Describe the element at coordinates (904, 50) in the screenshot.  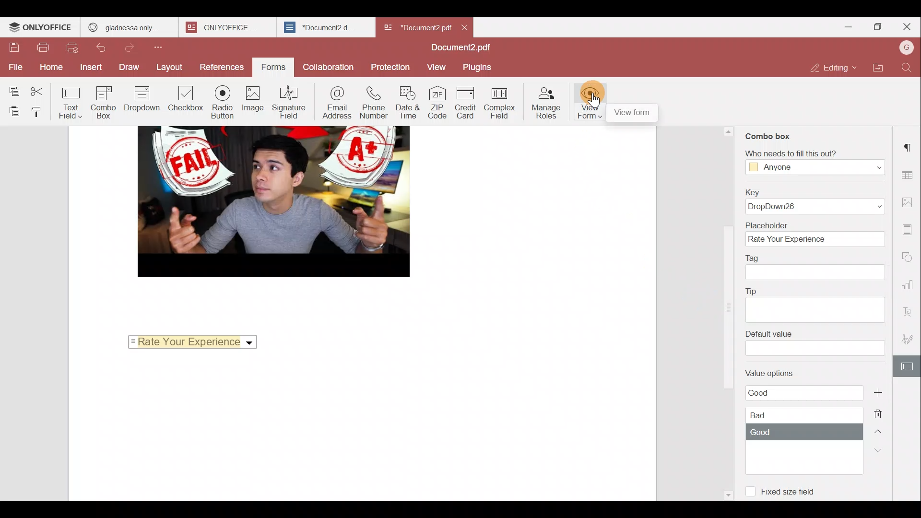
I see `Account name` at that location.